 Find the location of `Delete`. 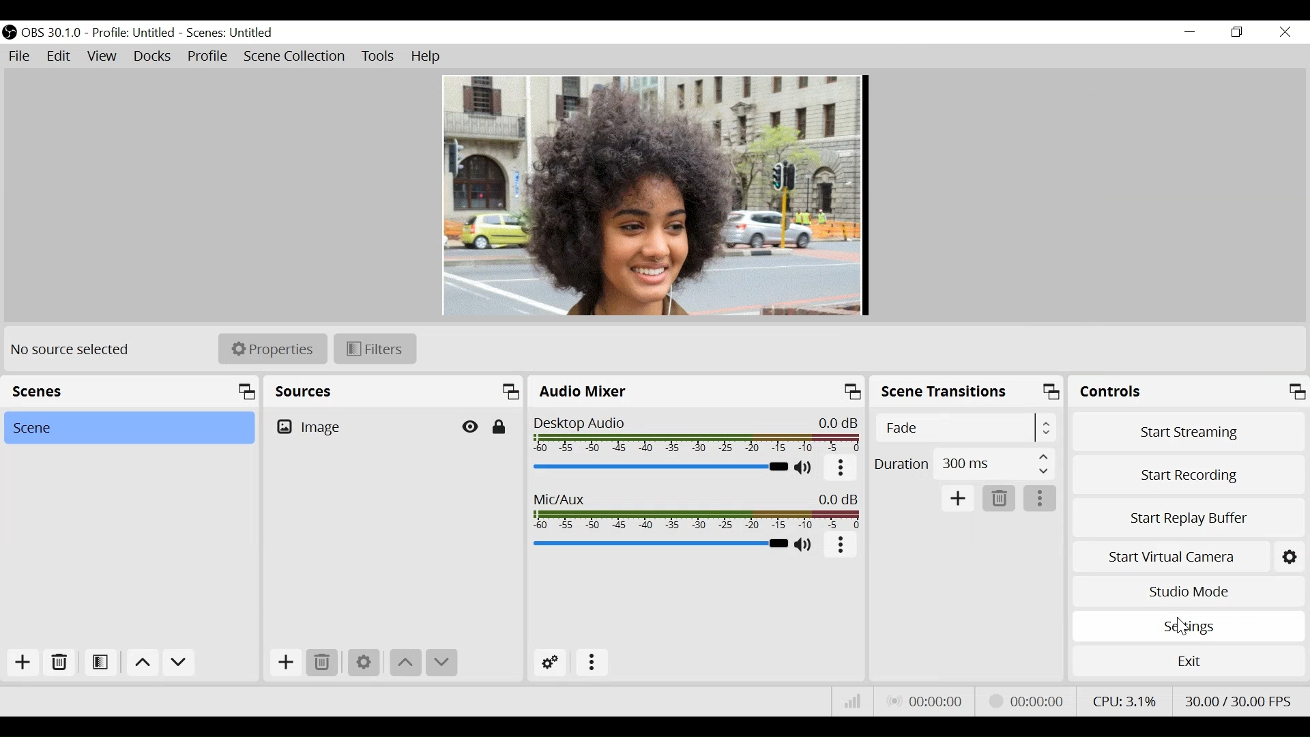

Delete is located at coordinates (323, 665).